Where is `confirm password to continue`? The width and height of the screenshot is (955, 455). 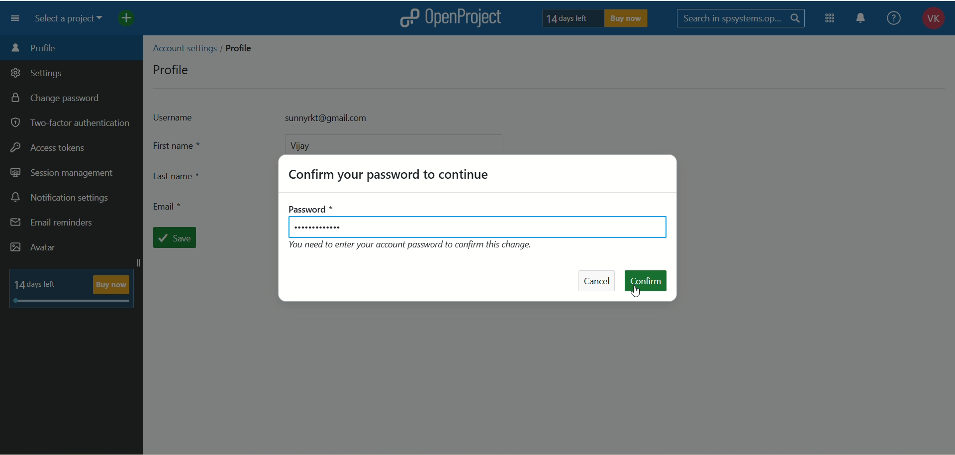 confirm password to continue is located at coordinates (391, 174).